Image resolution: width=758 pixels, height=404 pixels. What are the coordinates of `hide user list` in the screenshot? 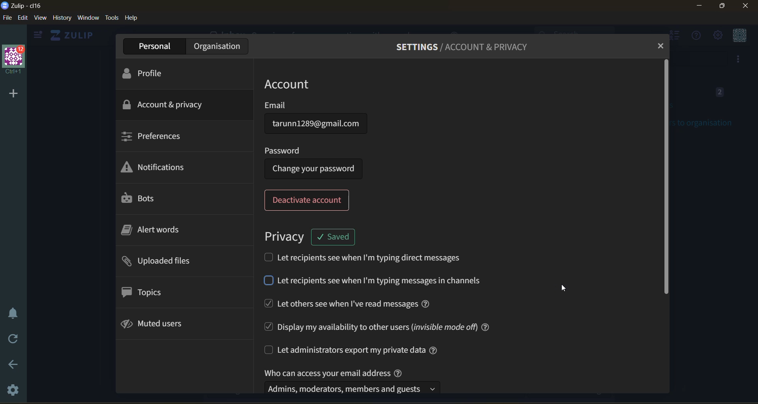 It's located at (676, 37).